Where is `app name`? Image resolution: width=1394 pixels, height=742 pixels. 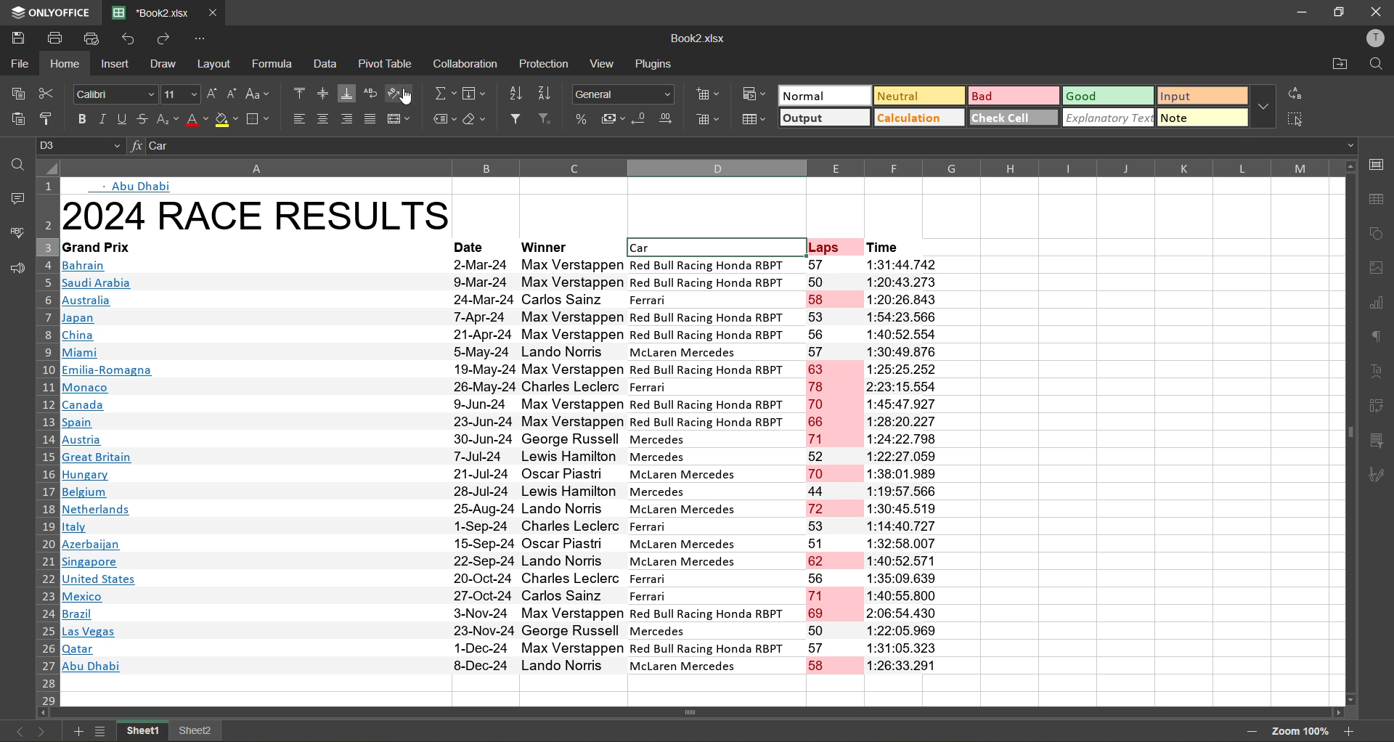
app name is located at coordinates (49, 11).